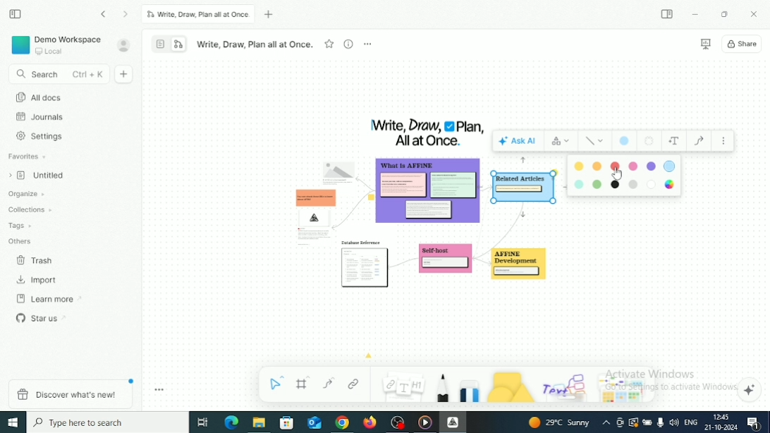  What do you see at coordinates (606, 423) in the screenshot?
I see `Show hidden icons` at bounding box center [606, 423].